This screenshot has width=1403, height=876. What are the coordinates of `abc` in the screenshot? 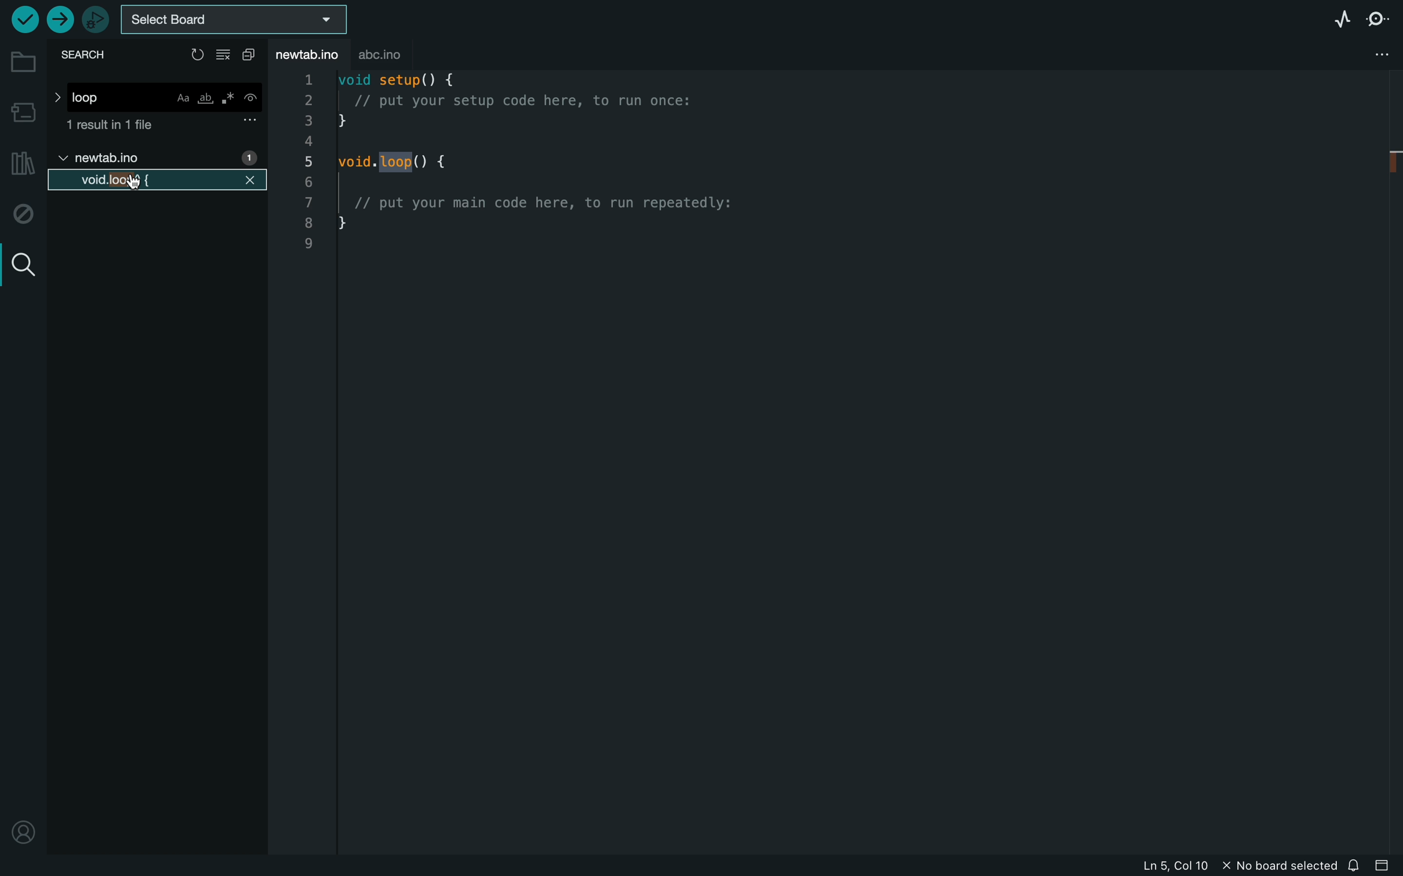 It's located at (388, 52).